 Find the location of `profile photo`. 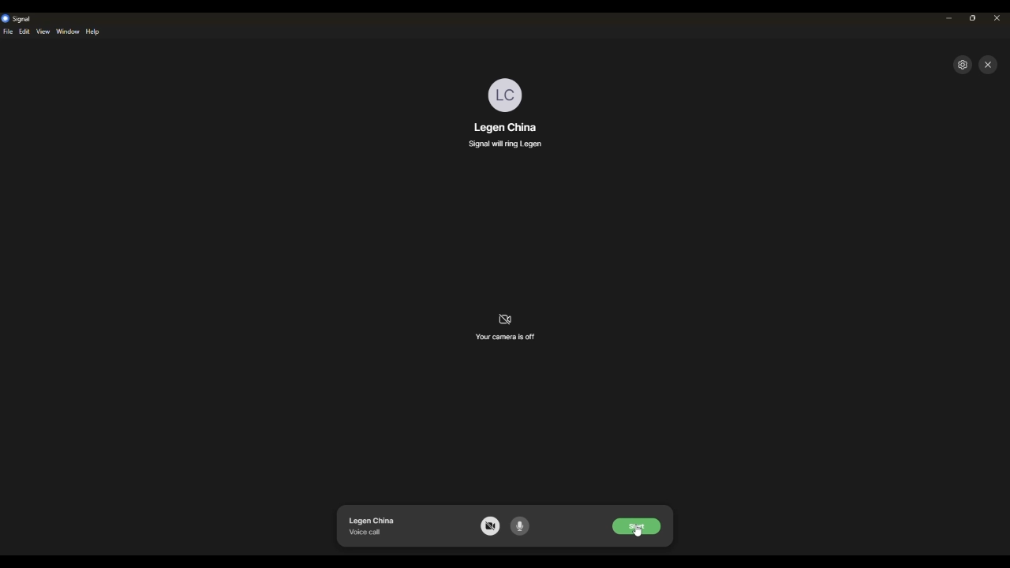

profile photo is located at coordinates (508, 94).